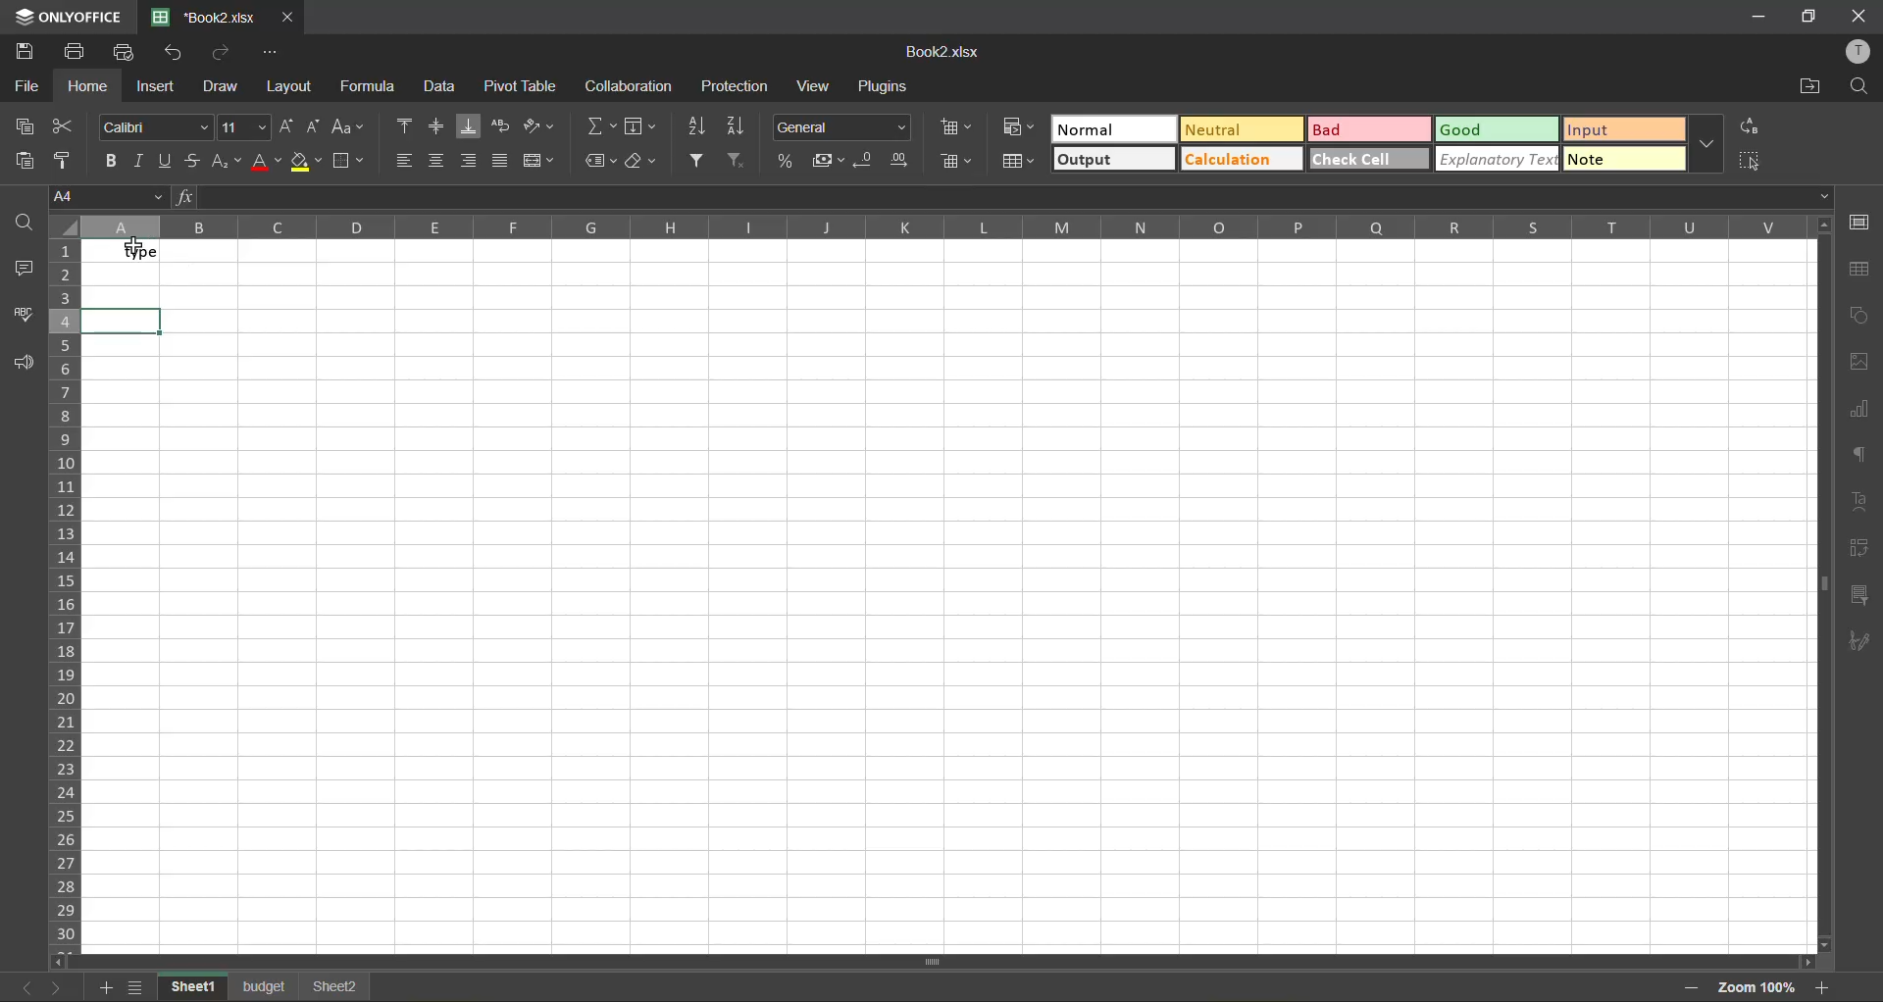 The image size is (1883, 1002). What do you see at coordinates (1823, 990) in the screenshot?
I see `zoom in` at bounding box center [1823, 990].